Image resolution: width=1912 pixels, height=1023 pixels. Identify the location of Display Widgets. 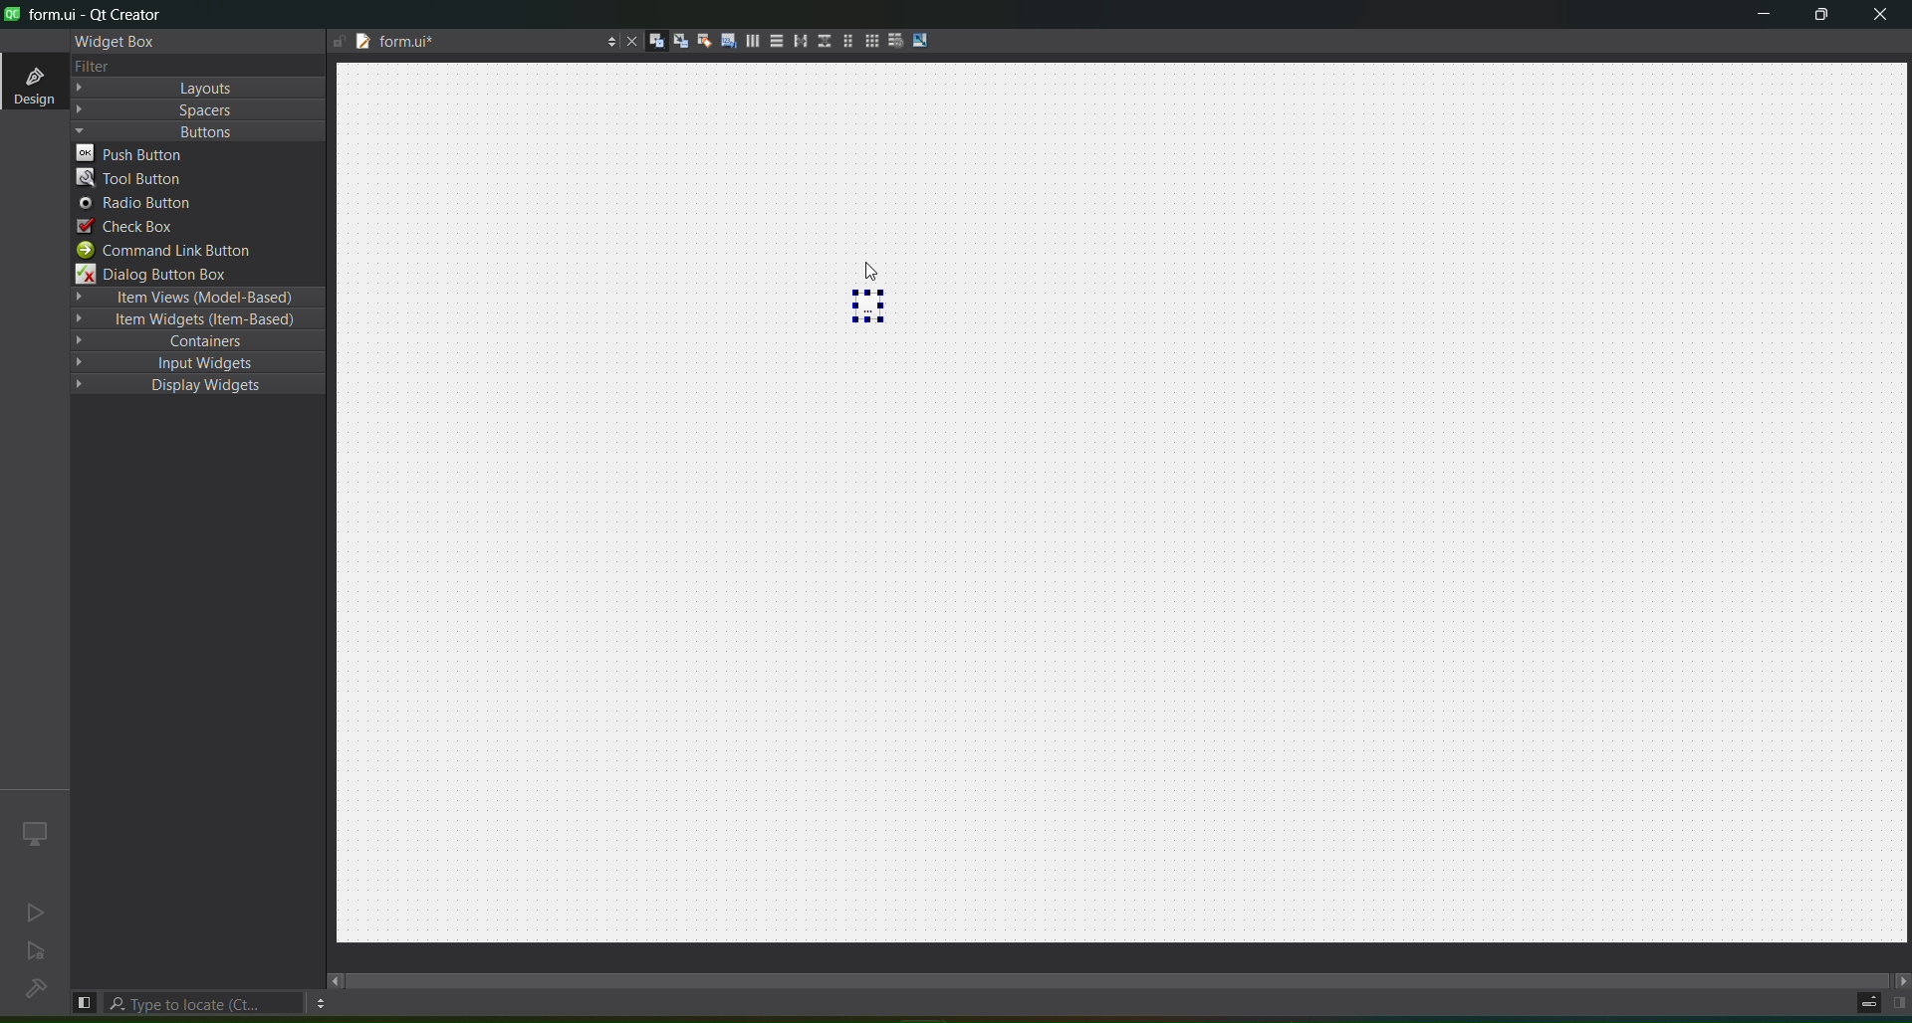
(203, 392).